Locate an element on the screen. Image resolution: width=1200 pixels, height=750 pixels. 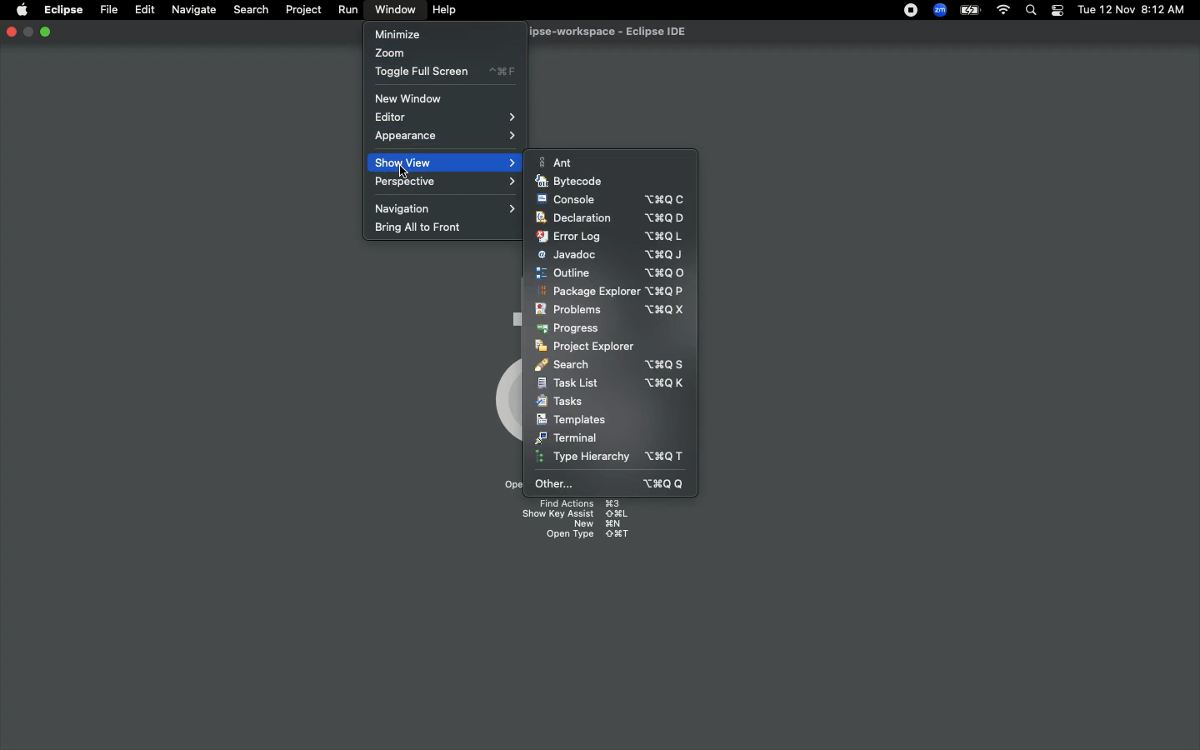
Recording is located at coordinates (907, 10).